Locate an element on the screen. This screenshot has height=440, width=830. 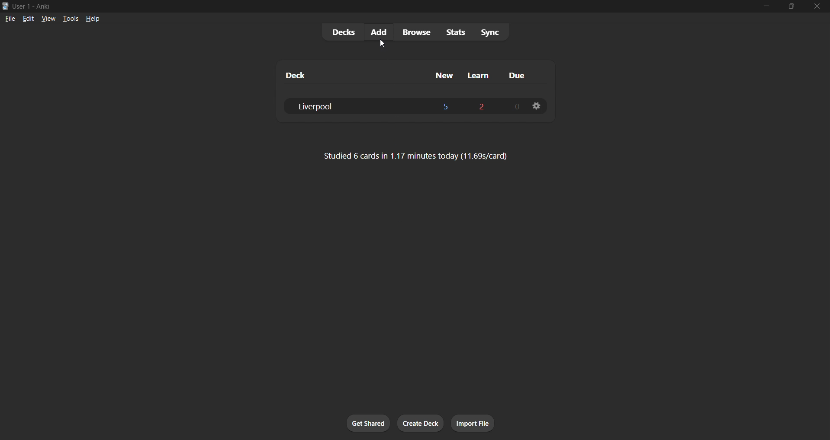
stats is located at coordinates (455, 33).